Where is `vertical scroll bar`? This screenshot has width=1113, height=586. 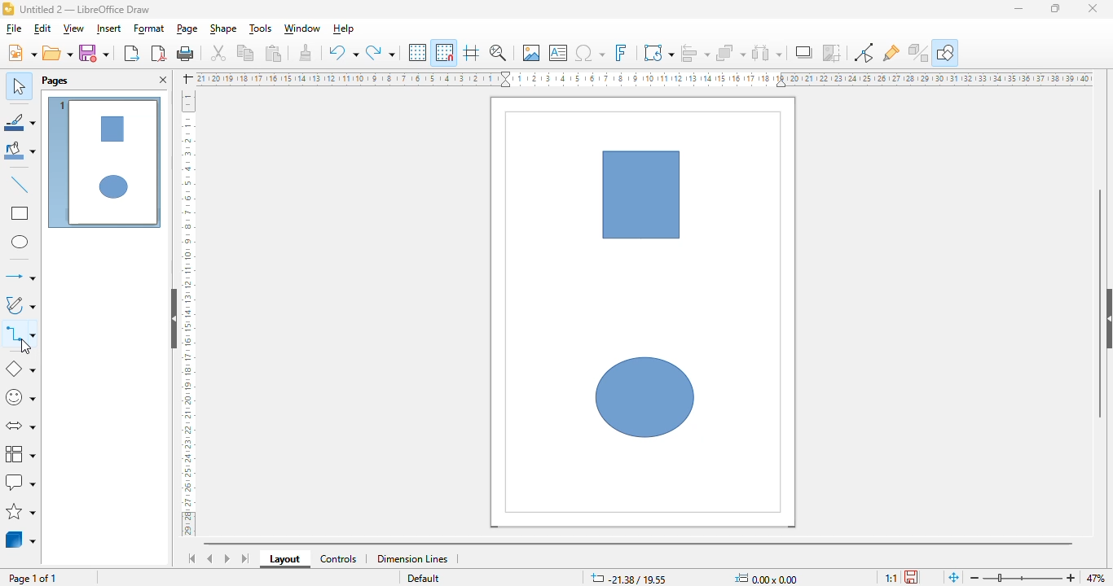 vertical scroll bar is located at coordinates (1101, 304).